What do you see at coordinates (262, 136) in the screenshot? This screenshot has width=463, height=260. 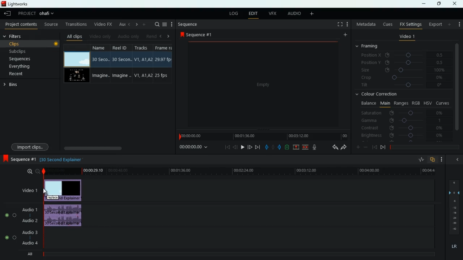 I see `timeline` at bounding box center [262, 136].